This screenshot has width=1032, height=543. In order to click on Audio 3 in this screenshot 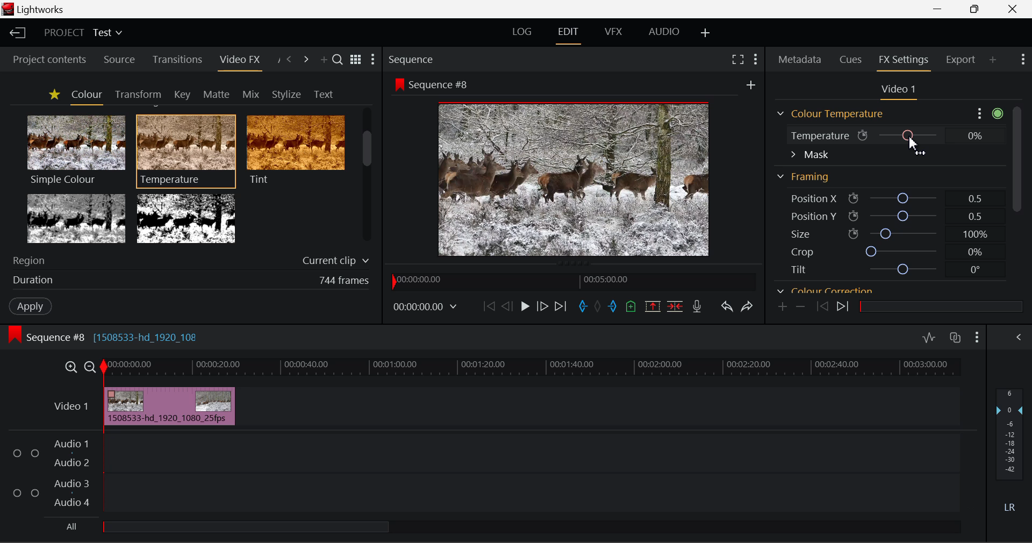, I will do `click(70, 484)`.